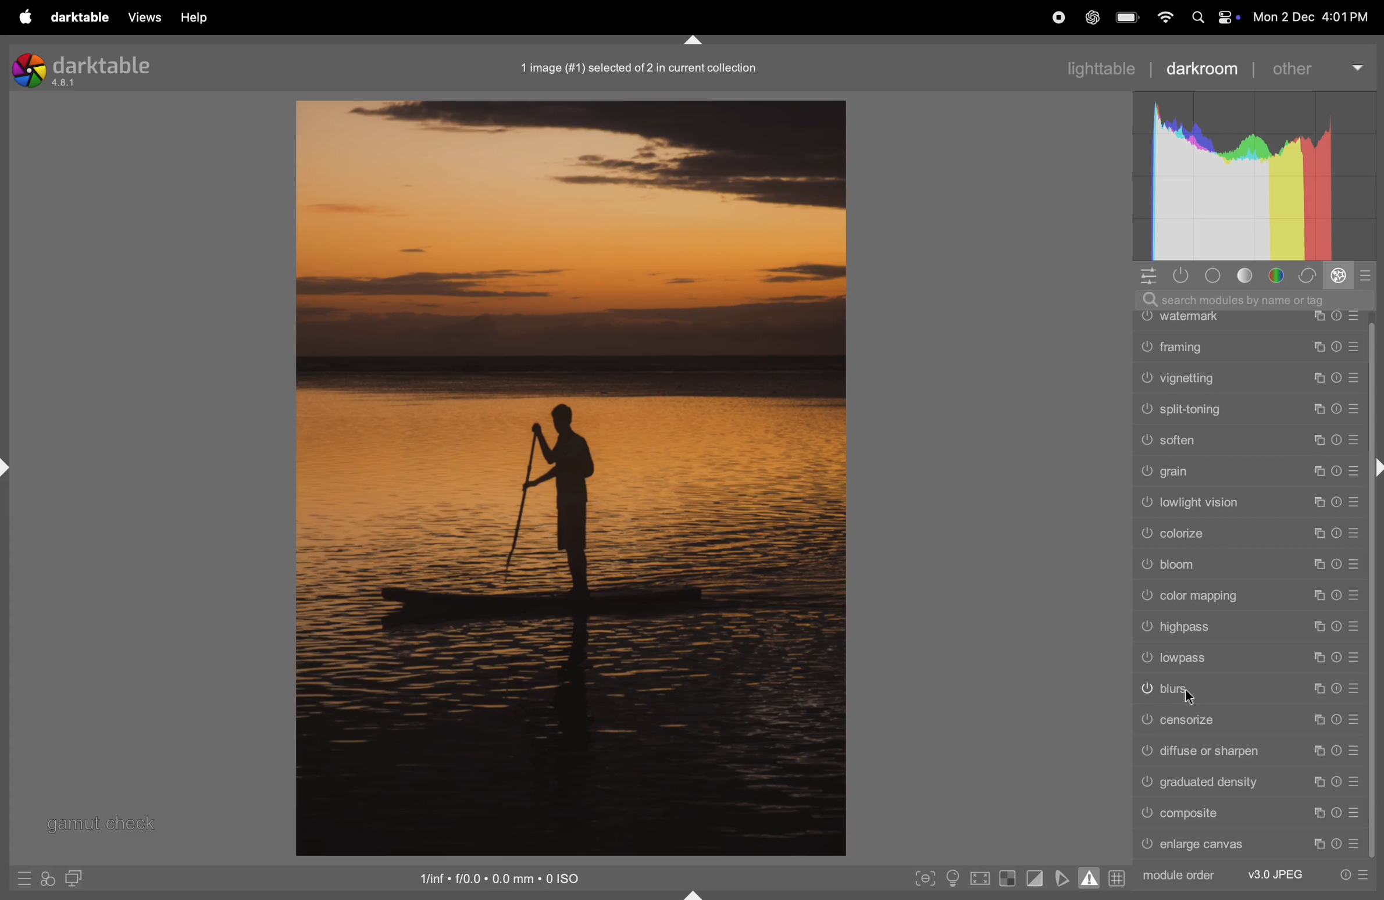  I want to click on correct, so click(1310, 275).